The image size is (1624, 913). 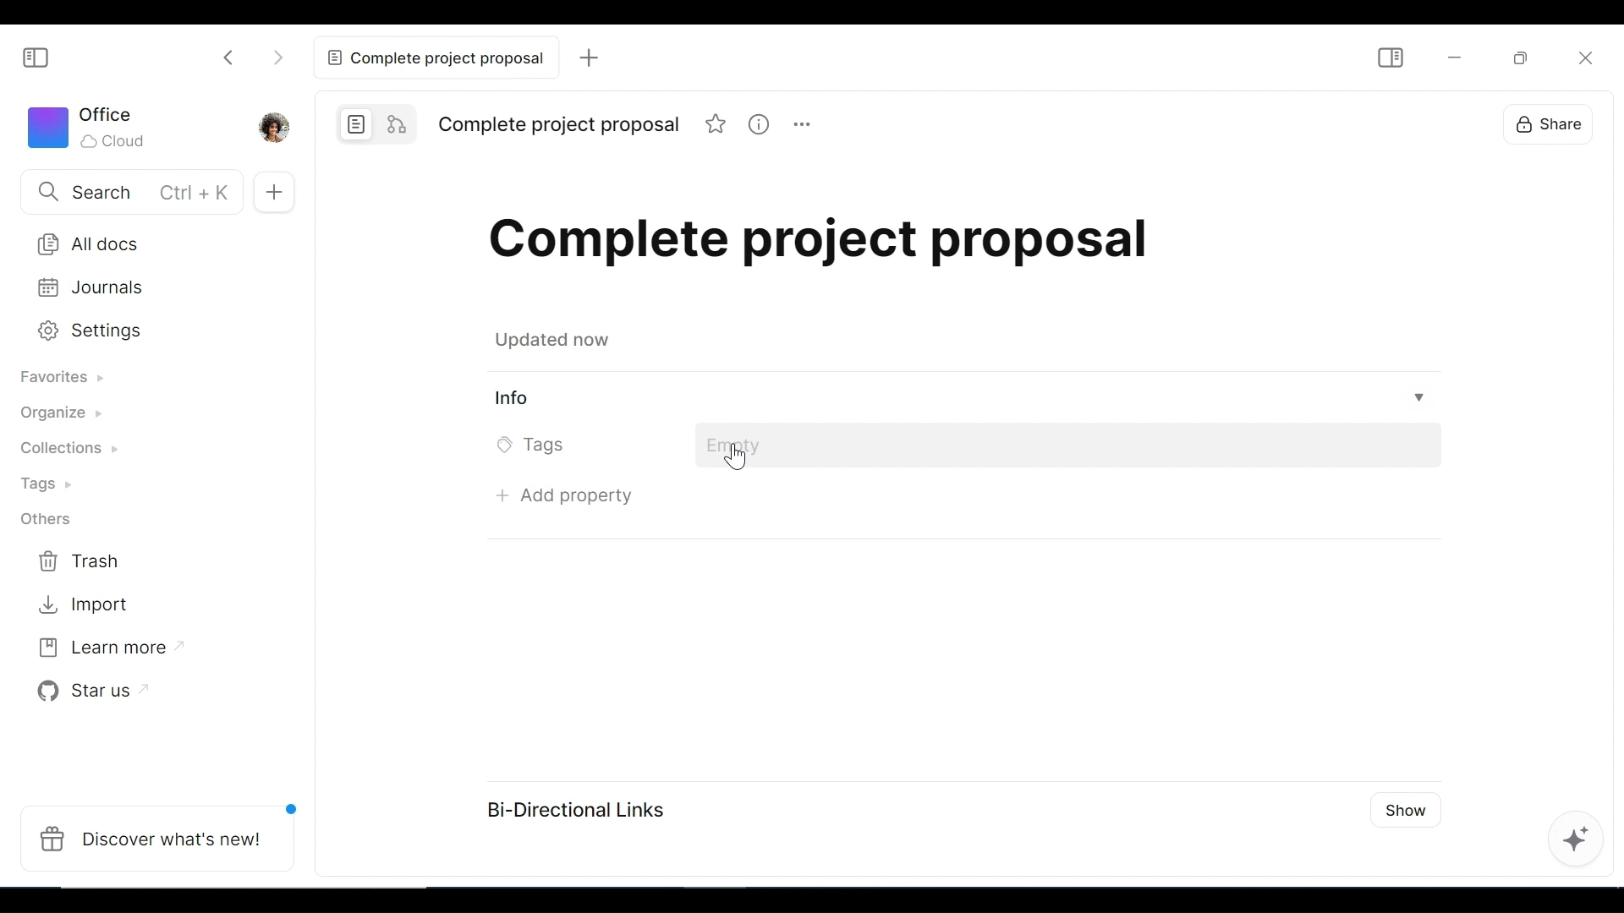 What do you see at coordinates (222, 58) in the screenshot?
I see `Click to go back` at bounding box center [222, 58].